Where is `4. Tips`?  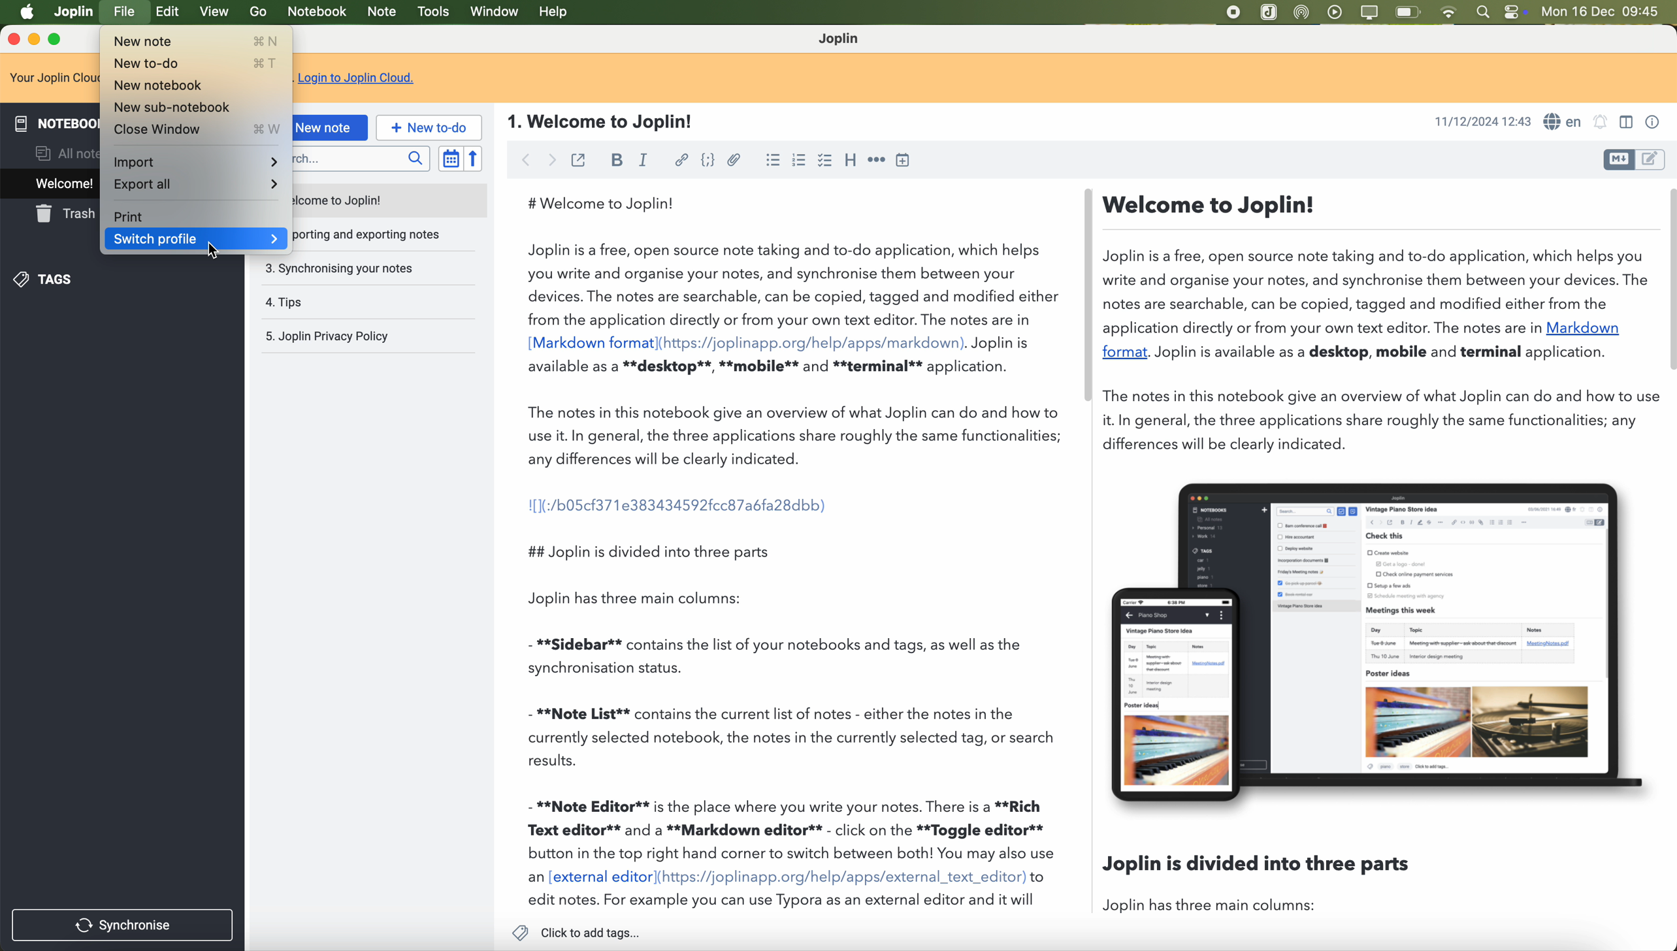
4. Tips is located at coordinates (330, 302).